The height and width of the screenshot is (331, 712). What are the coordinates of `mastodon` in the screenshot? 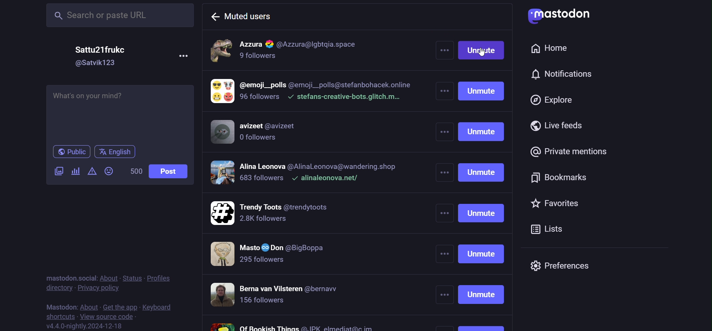 It's located at (59, 305).